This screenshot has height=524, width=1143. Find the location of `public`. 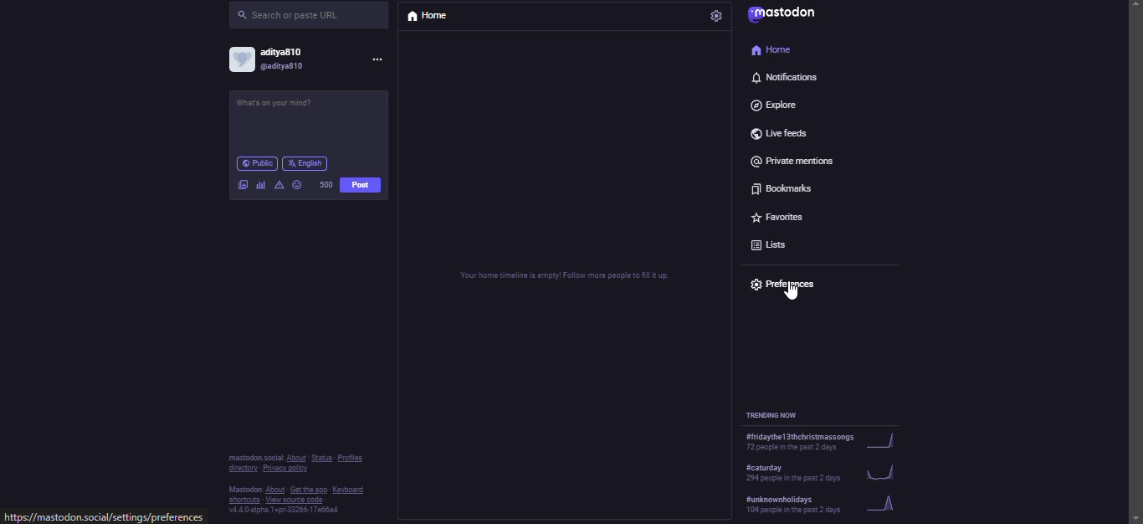

public is located at coordinates (255, 162).